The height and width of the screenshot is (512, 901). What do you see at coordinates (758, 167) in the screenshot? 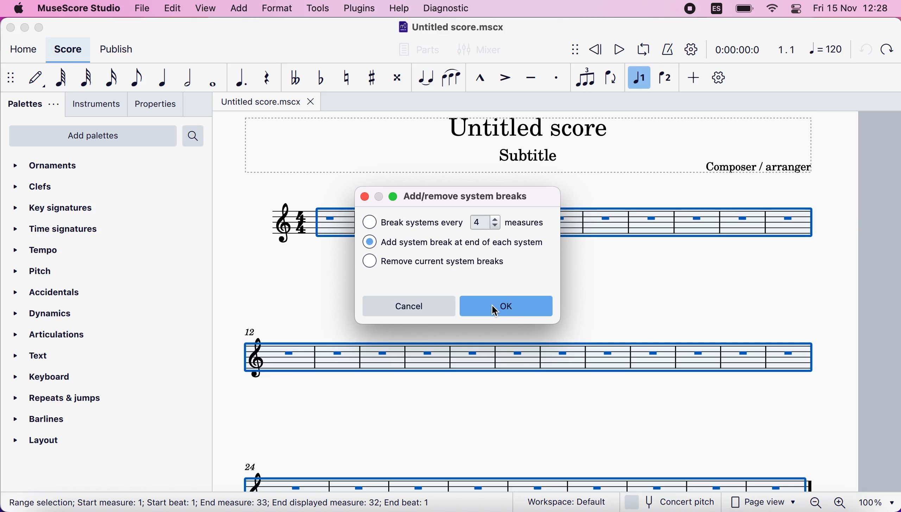
I see `details` at bounding box center [758, 167].